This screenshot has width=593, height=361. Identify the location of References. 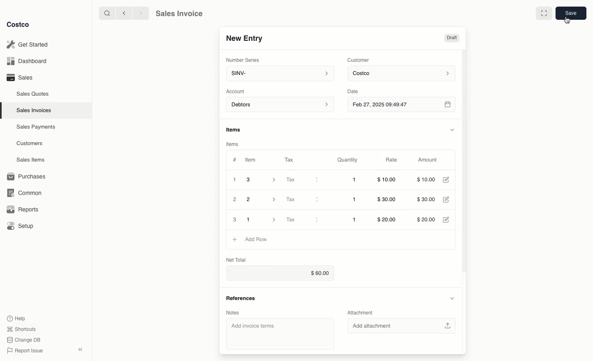
(243, 300).